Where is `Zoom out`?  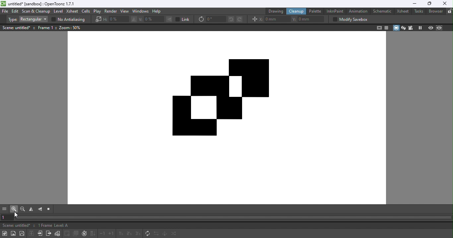
Zoom out is located at coordinates (23, 209).